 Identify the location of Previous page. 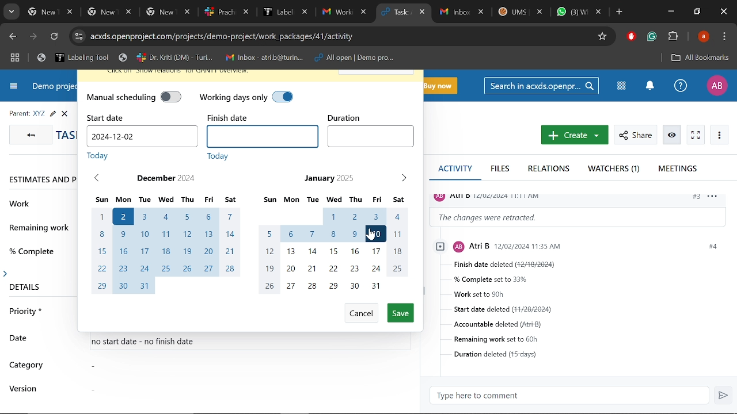
(13, 37).